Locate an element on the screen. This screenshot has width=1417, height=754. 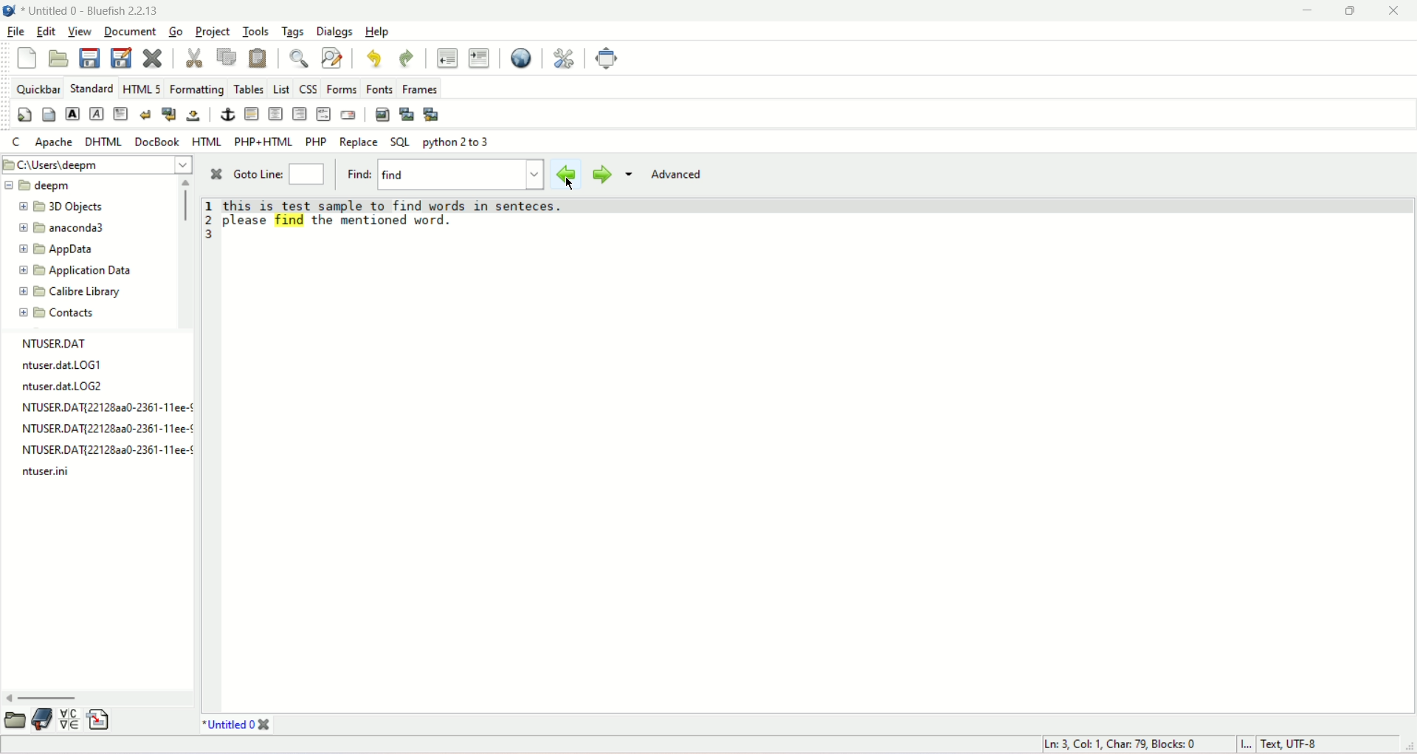
Apache is located at coordinates (54, 142).